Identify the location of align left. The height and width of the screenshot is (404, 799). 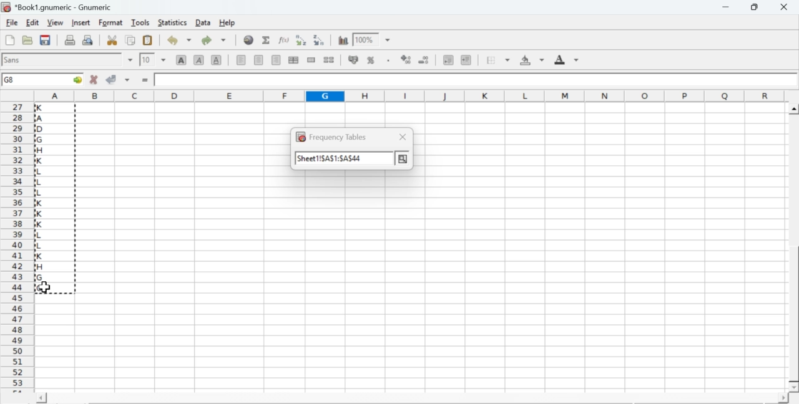
(241, 59).